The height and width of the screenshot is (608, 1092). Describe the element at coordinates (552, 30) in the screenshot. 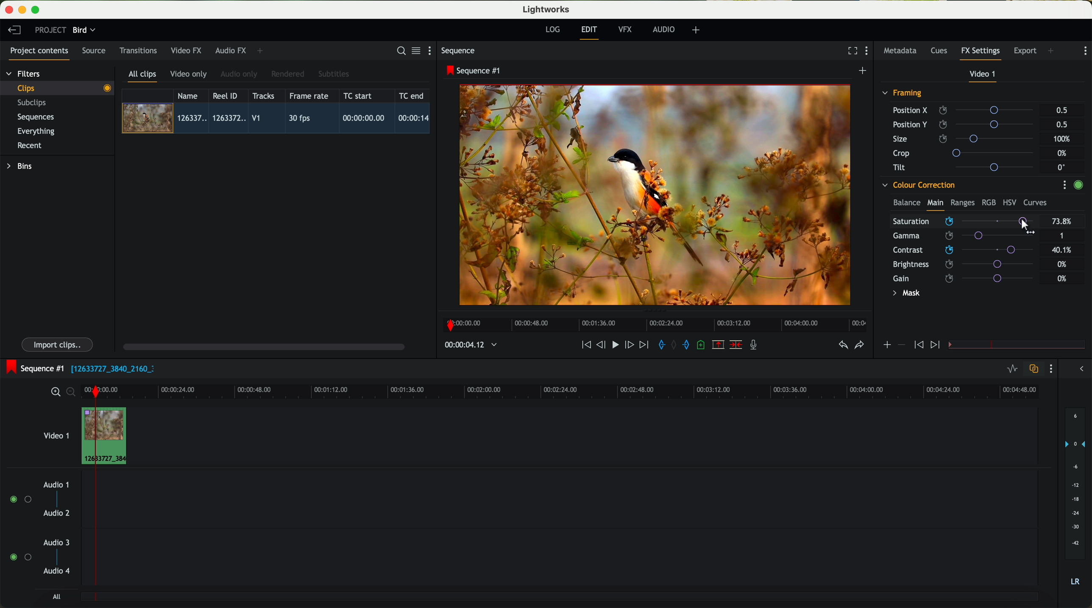

I see `log` at that location.